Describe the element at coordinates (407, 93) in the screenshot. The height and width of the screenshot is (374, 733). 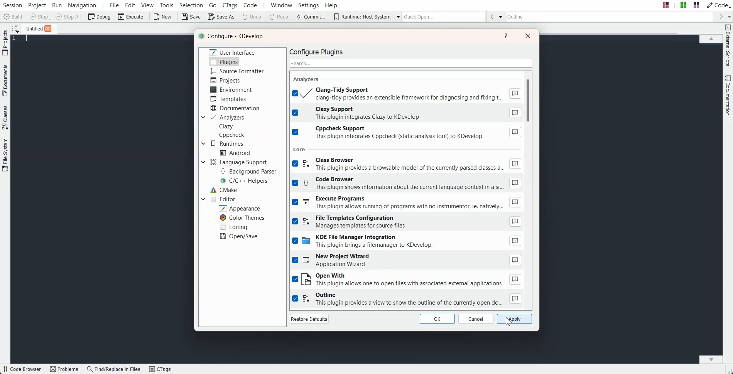
I see `Enable Clang-Tidy Support` at that location.